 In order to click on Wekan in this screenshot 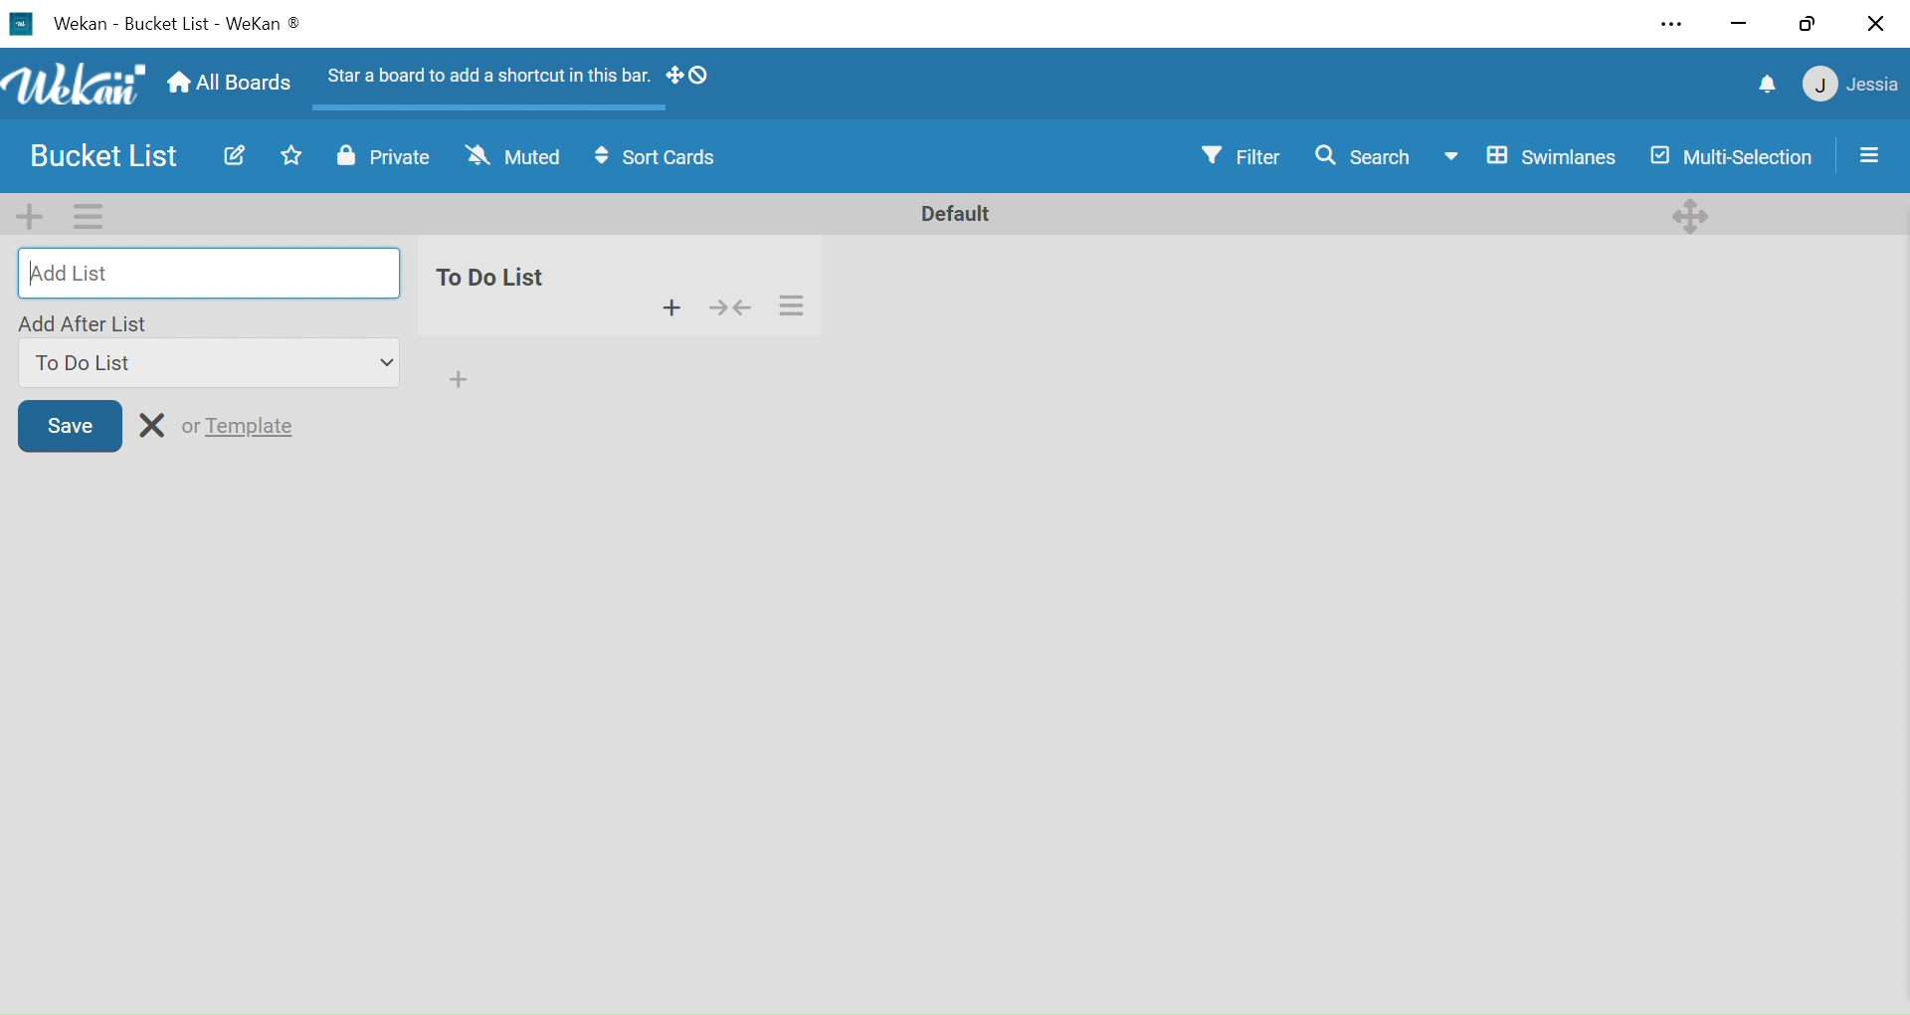, I will do `click(74, 85)`.